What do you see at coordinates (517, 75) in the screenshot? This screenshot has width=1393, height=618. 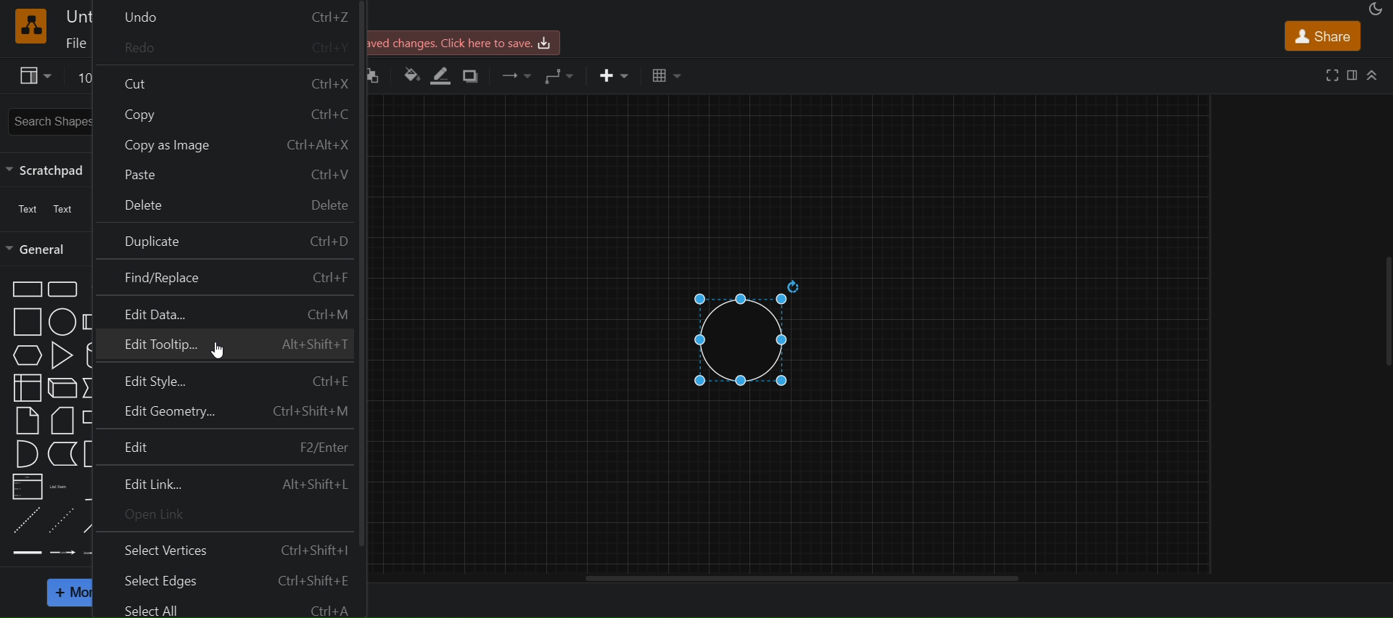 I see `connection` at bounding box center [517, 75].